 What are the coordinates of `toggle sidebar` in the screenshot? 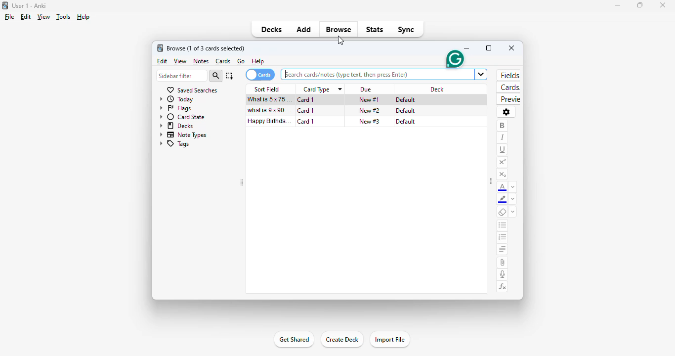 It's located at (242, 182).